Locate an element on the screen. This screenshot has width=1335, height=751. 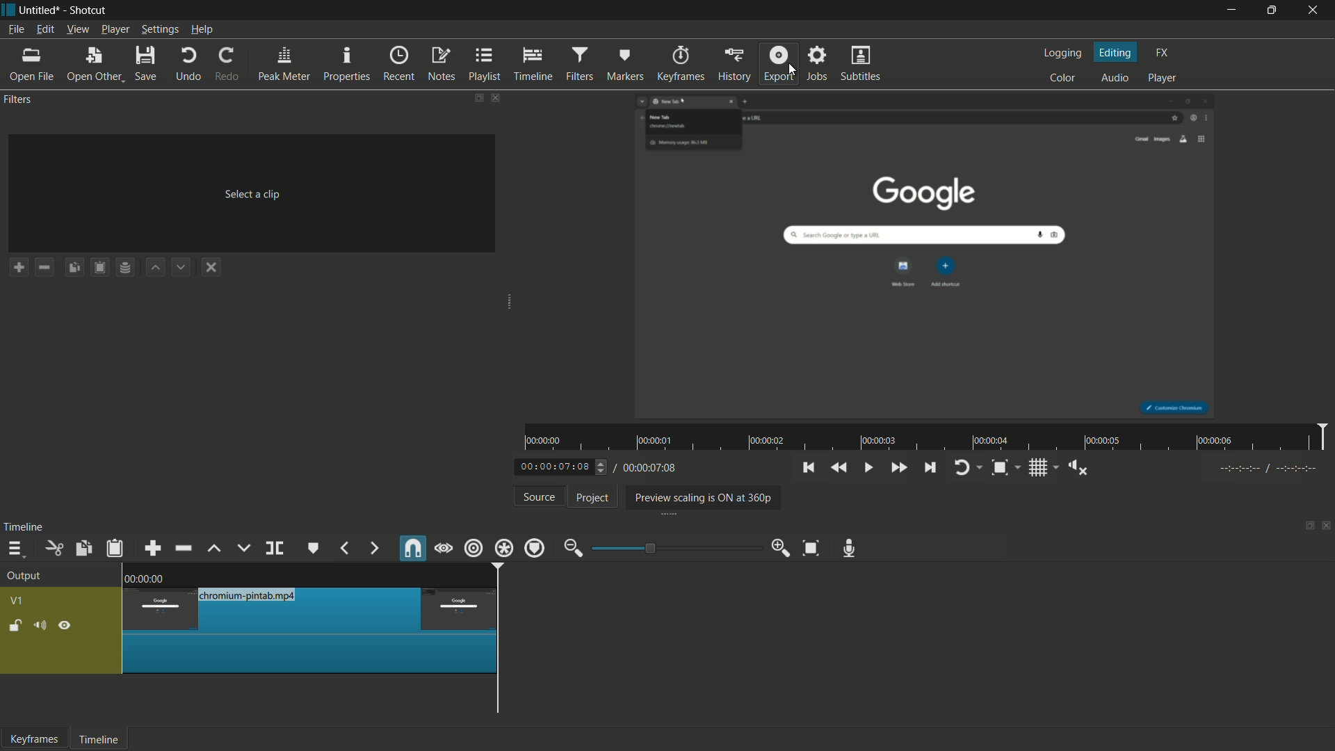
adjustment bar is located at coordinates (677, 548).